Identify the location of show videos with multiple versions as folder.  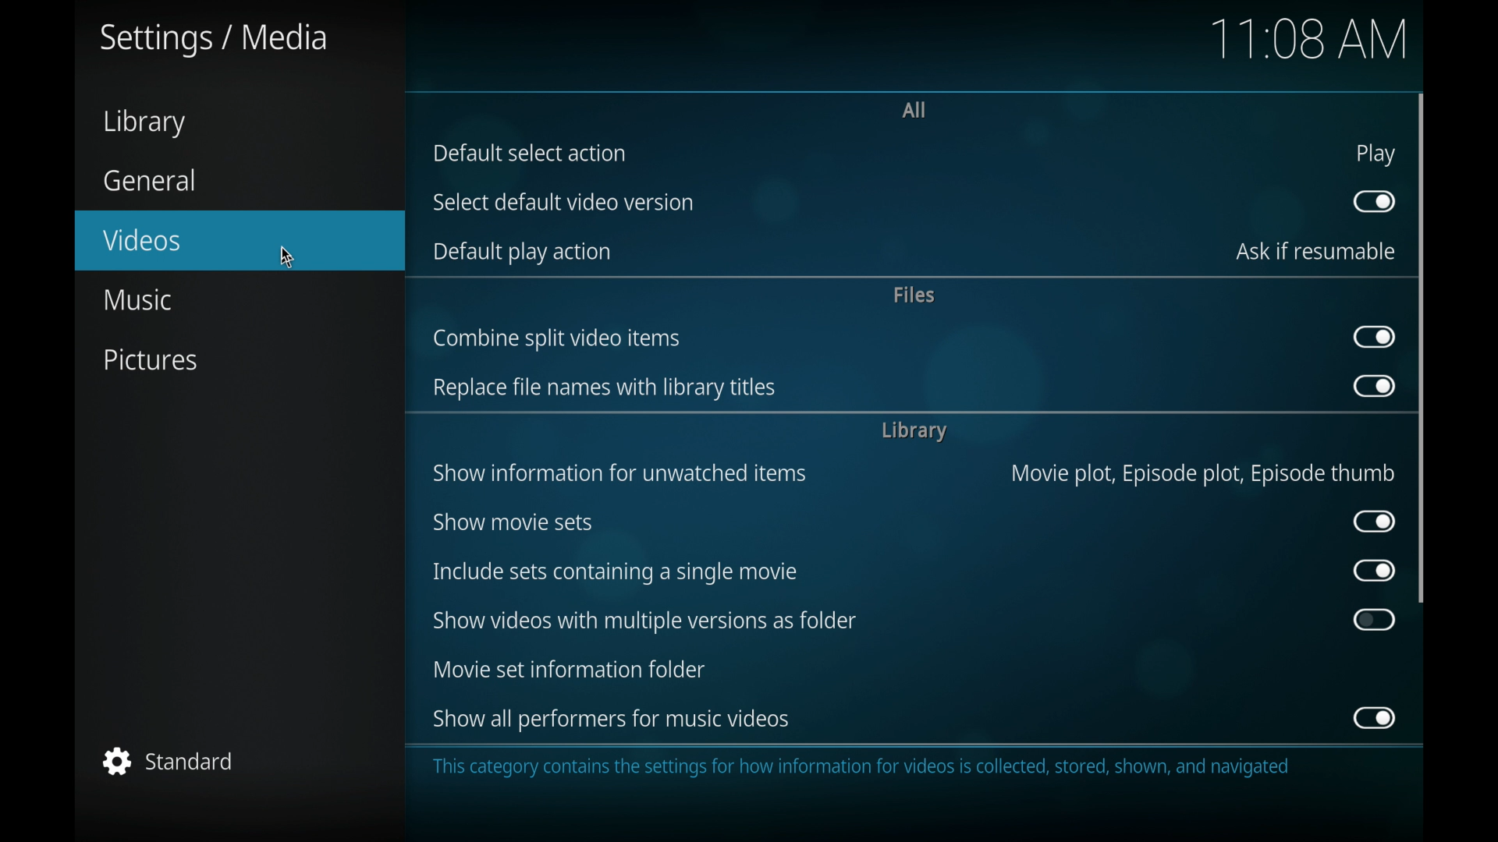
(645, 621).